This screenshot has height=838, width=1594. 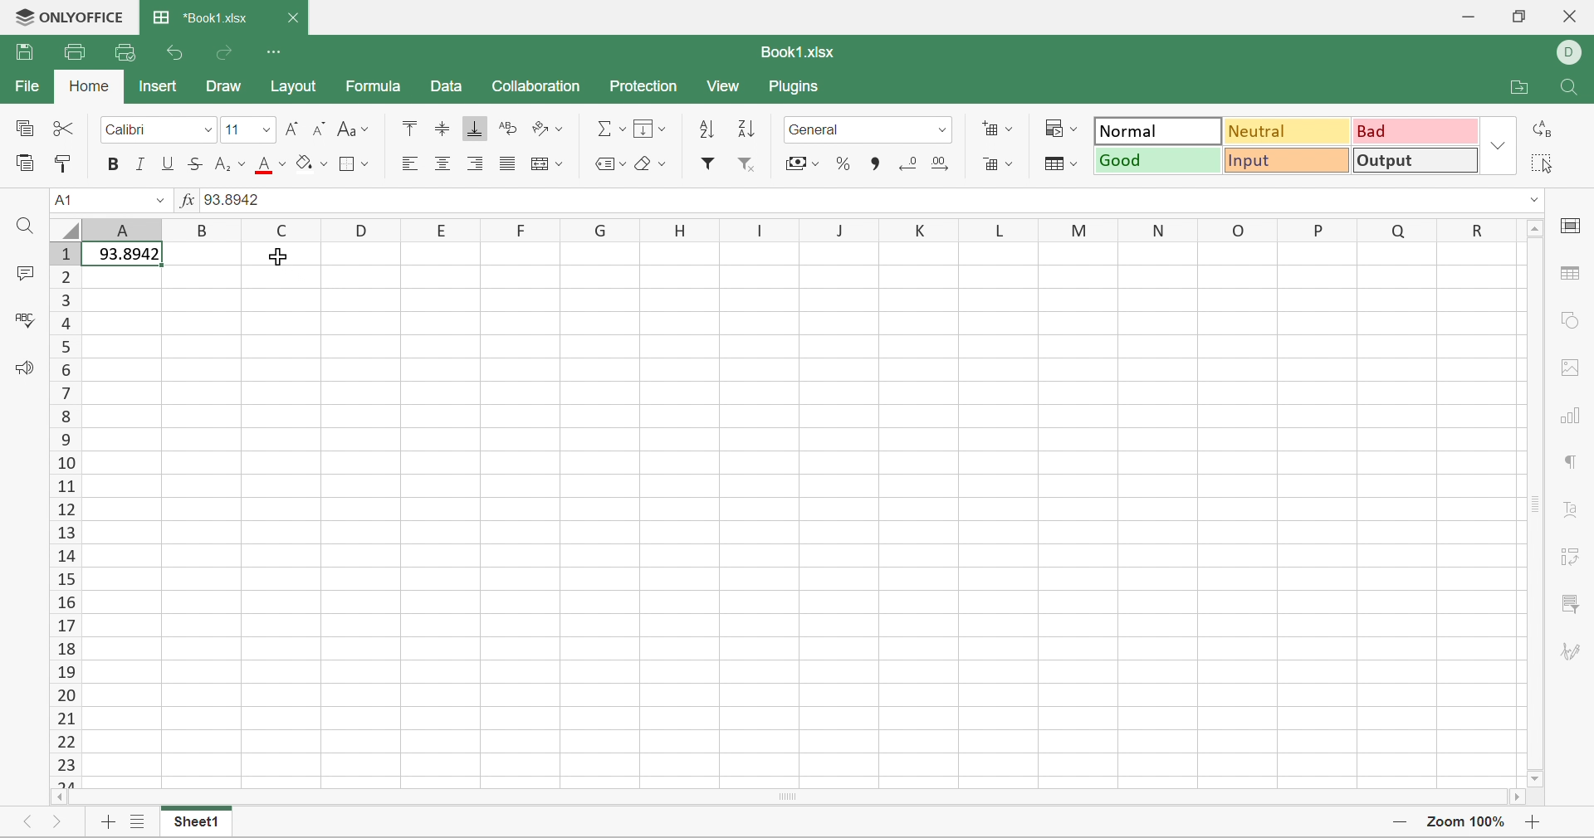 I want to click on Close, so click(x=293, y=18).